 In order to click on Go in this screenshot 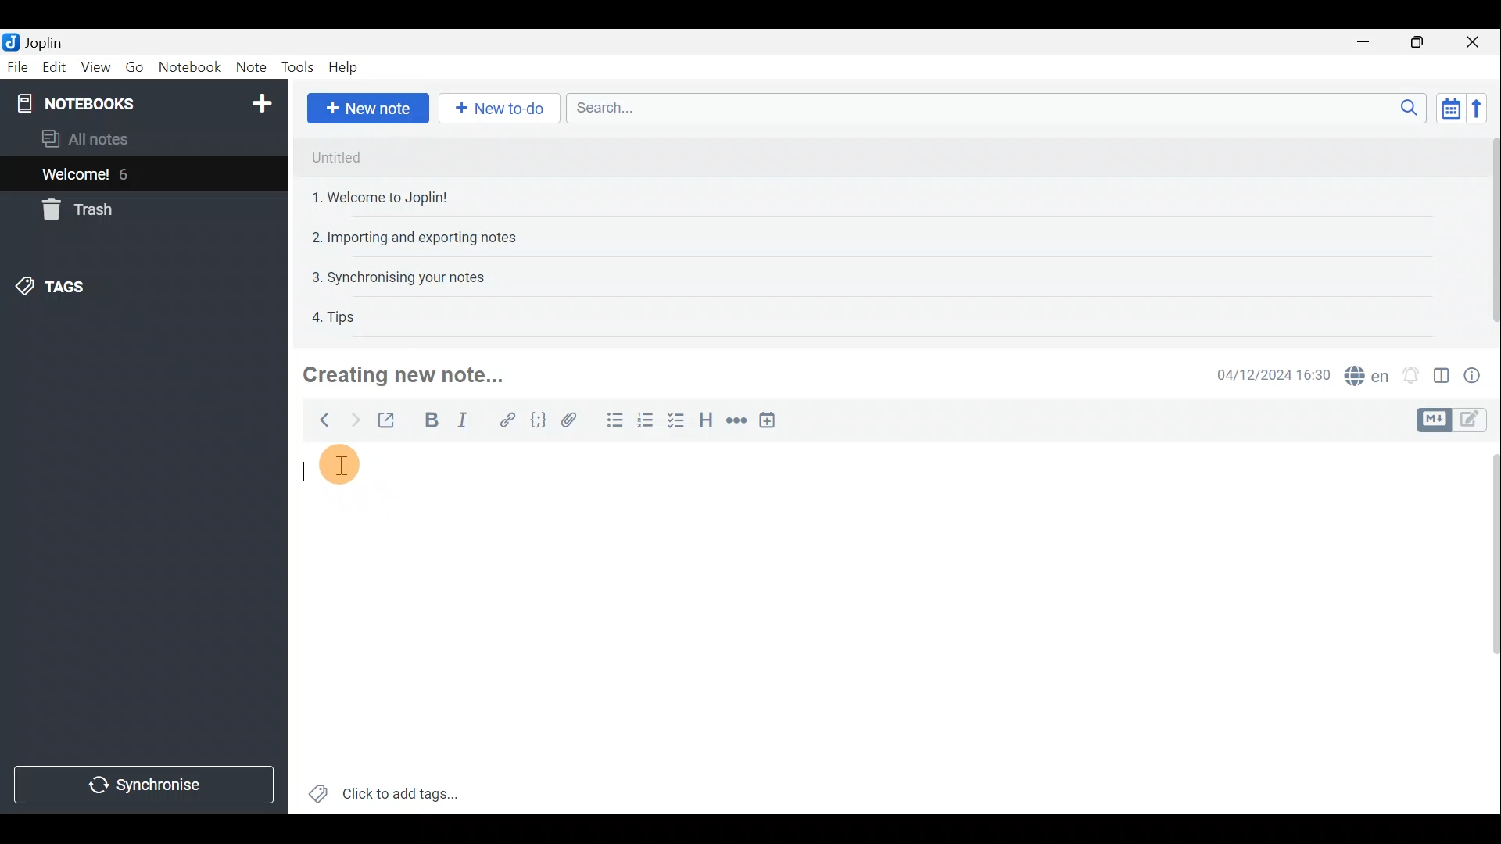, I will do `click(134, 66)`.